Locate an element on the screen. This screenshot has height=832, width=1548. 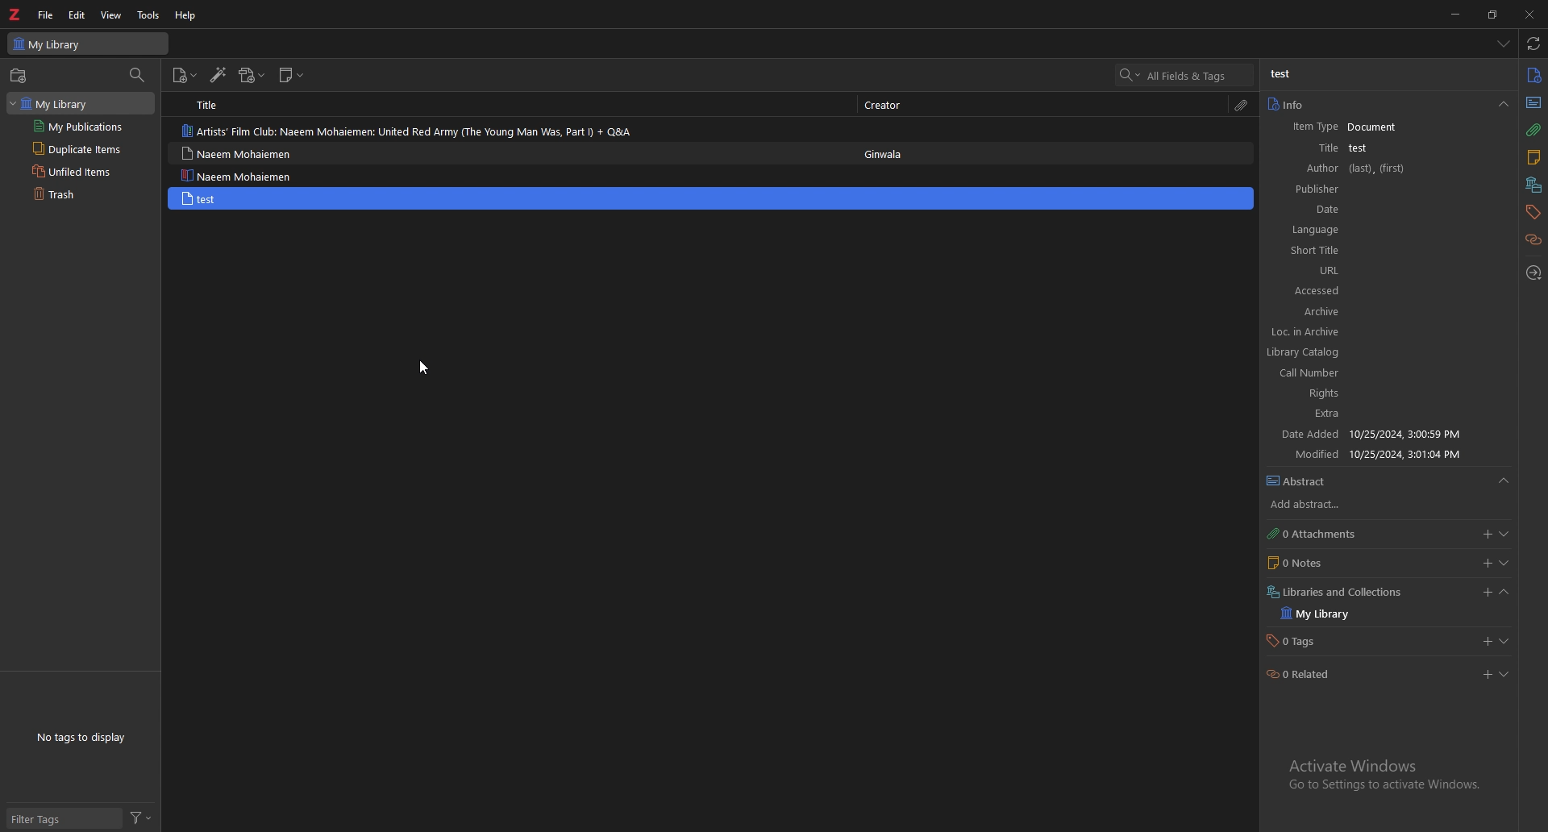
creator is located at coordinates (888, 104).